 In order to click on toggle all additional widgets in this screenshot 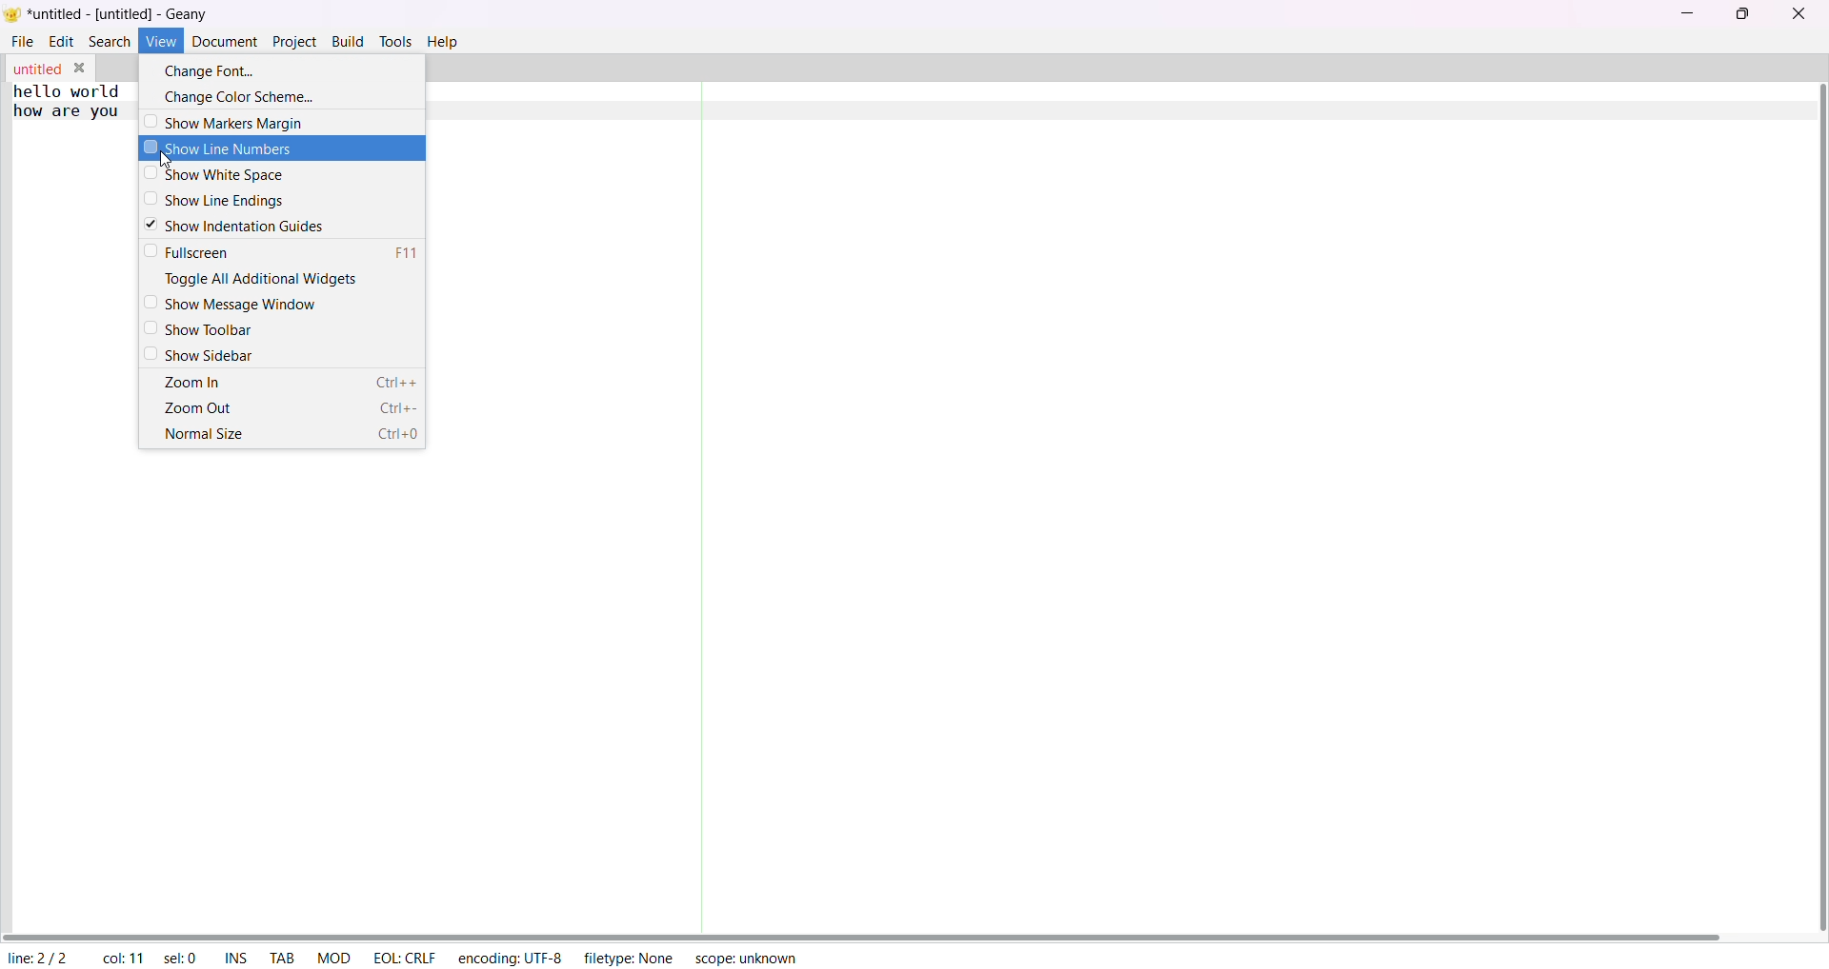, I will do `click(251, 277)`.